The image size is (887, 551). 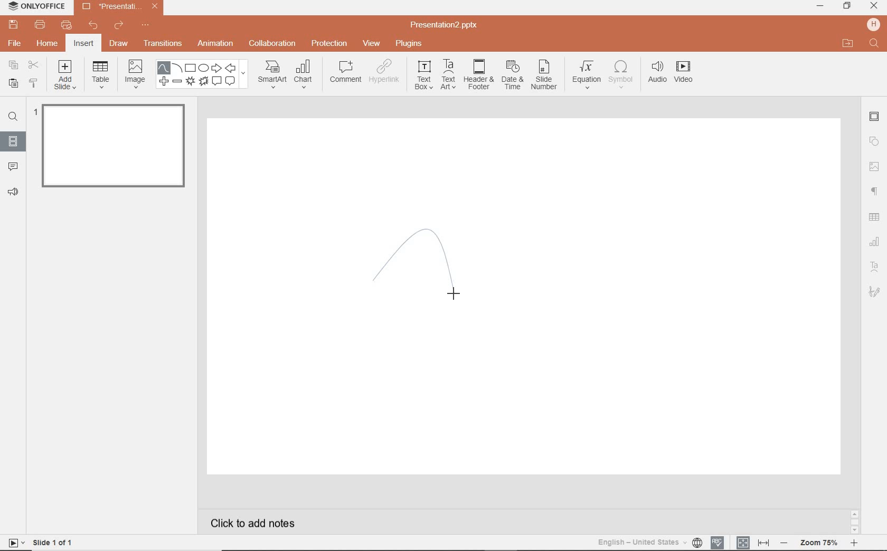 What do you see at coordinates (40, 24) in the screenshot?
I see `PRINT` at bounding box center [40, 24].